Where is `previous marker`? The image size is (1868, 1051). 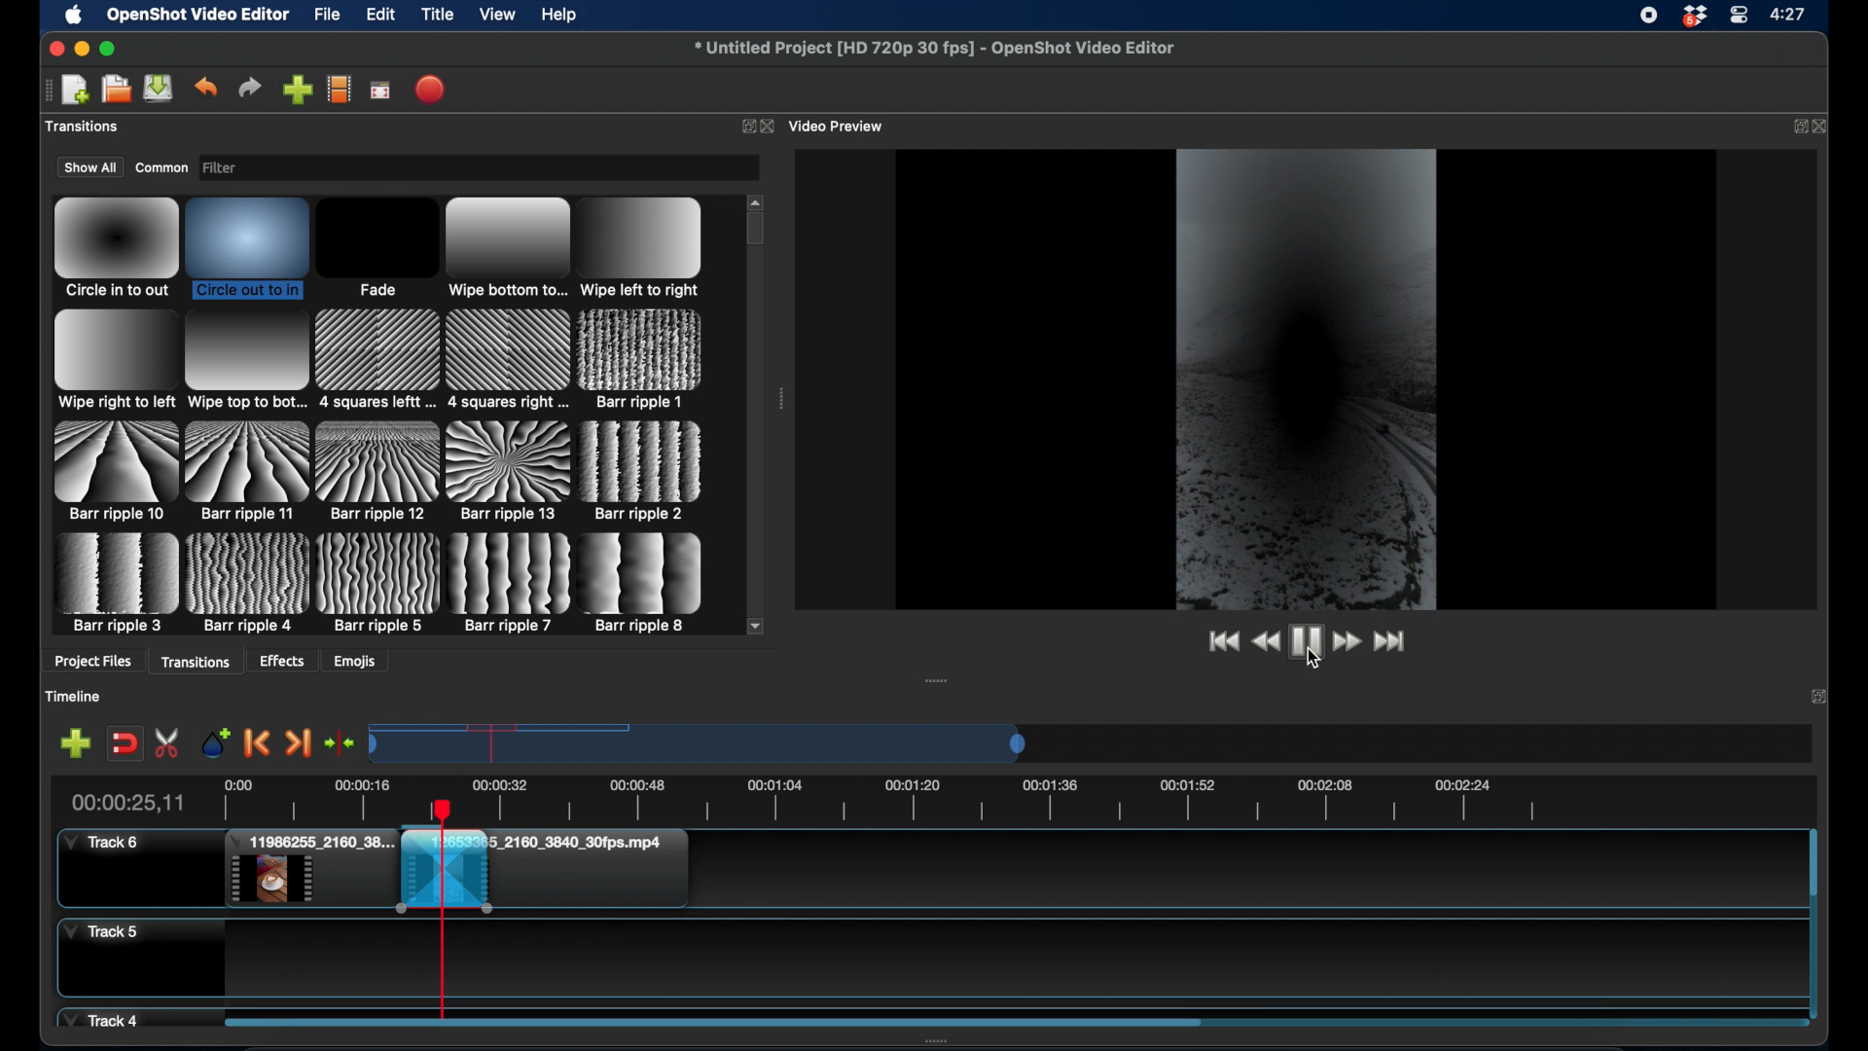 previous marker is located at coordinates (259, 744).